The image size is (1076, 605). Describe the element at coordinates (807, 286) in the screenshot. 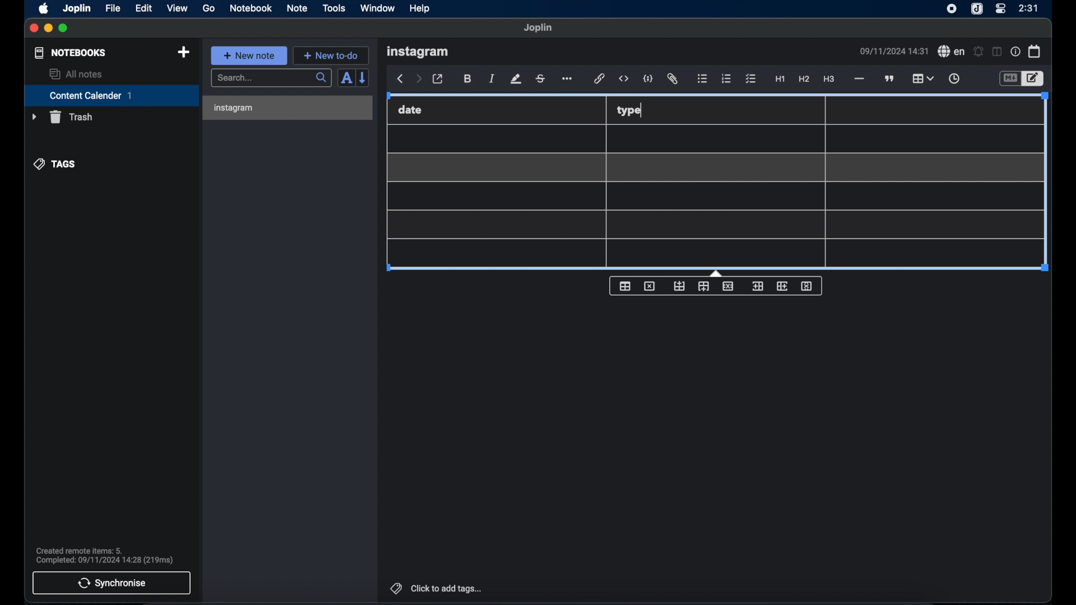

I see `delete column` at that location.